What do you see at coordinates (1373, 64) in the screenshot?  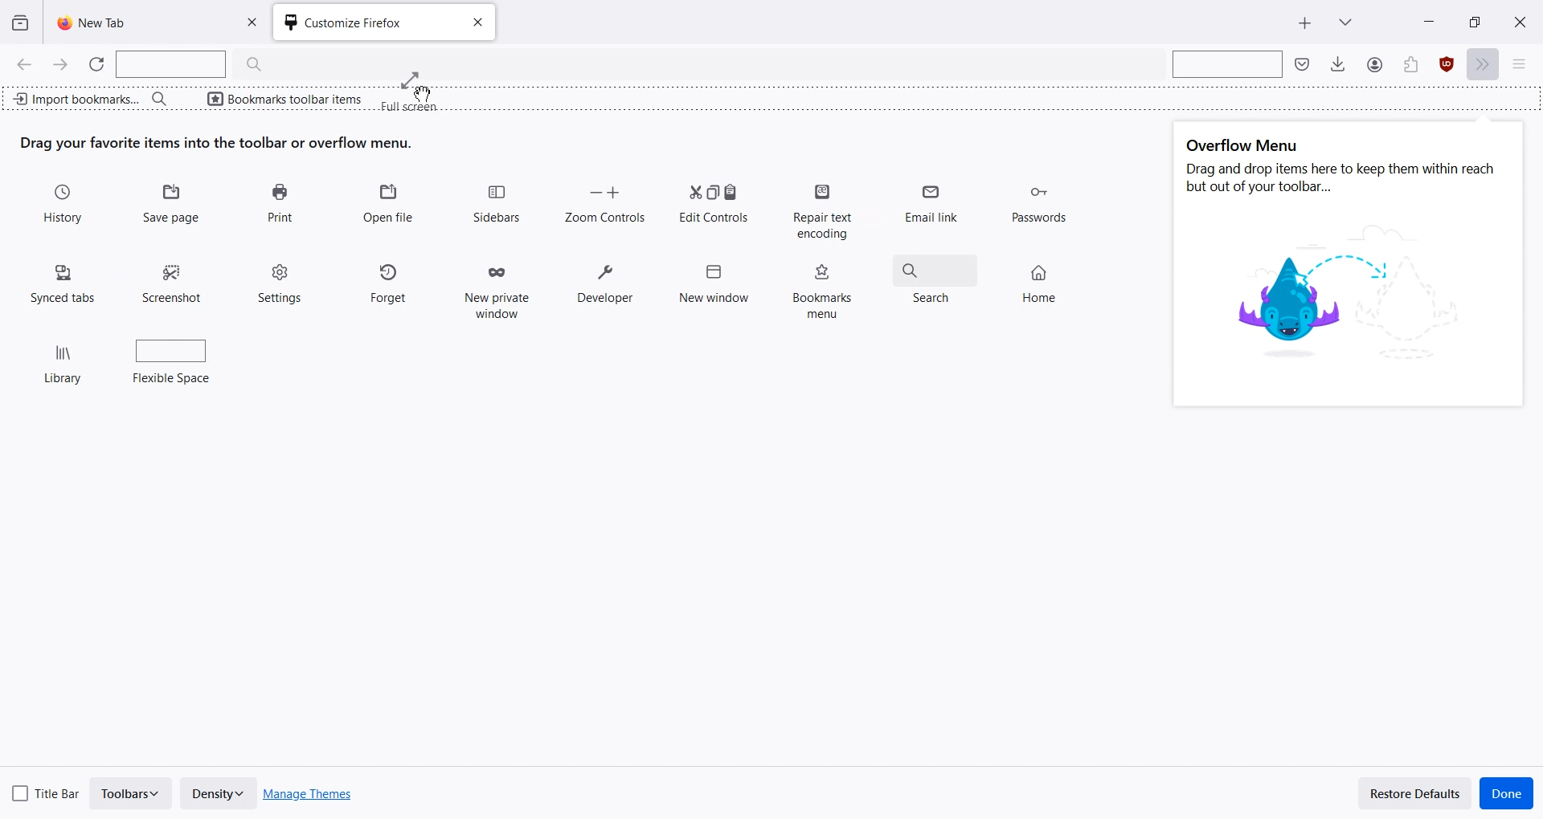 I see `Save to Pocket` at bounding box center [1373, 64].